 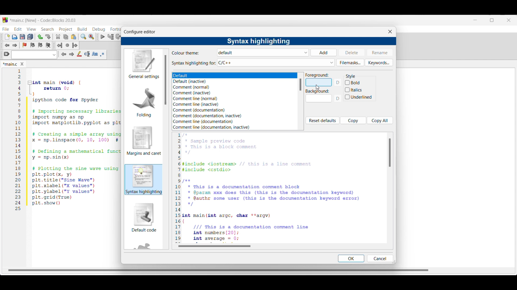 I want to click on Cut, so click(x=58, y=37).